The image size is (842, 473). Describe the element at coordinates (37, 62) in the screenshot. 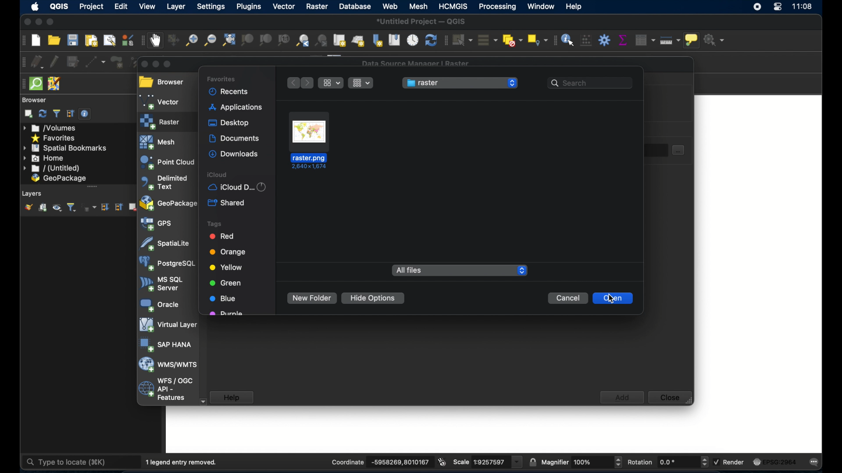

I see `current edits` at that location.